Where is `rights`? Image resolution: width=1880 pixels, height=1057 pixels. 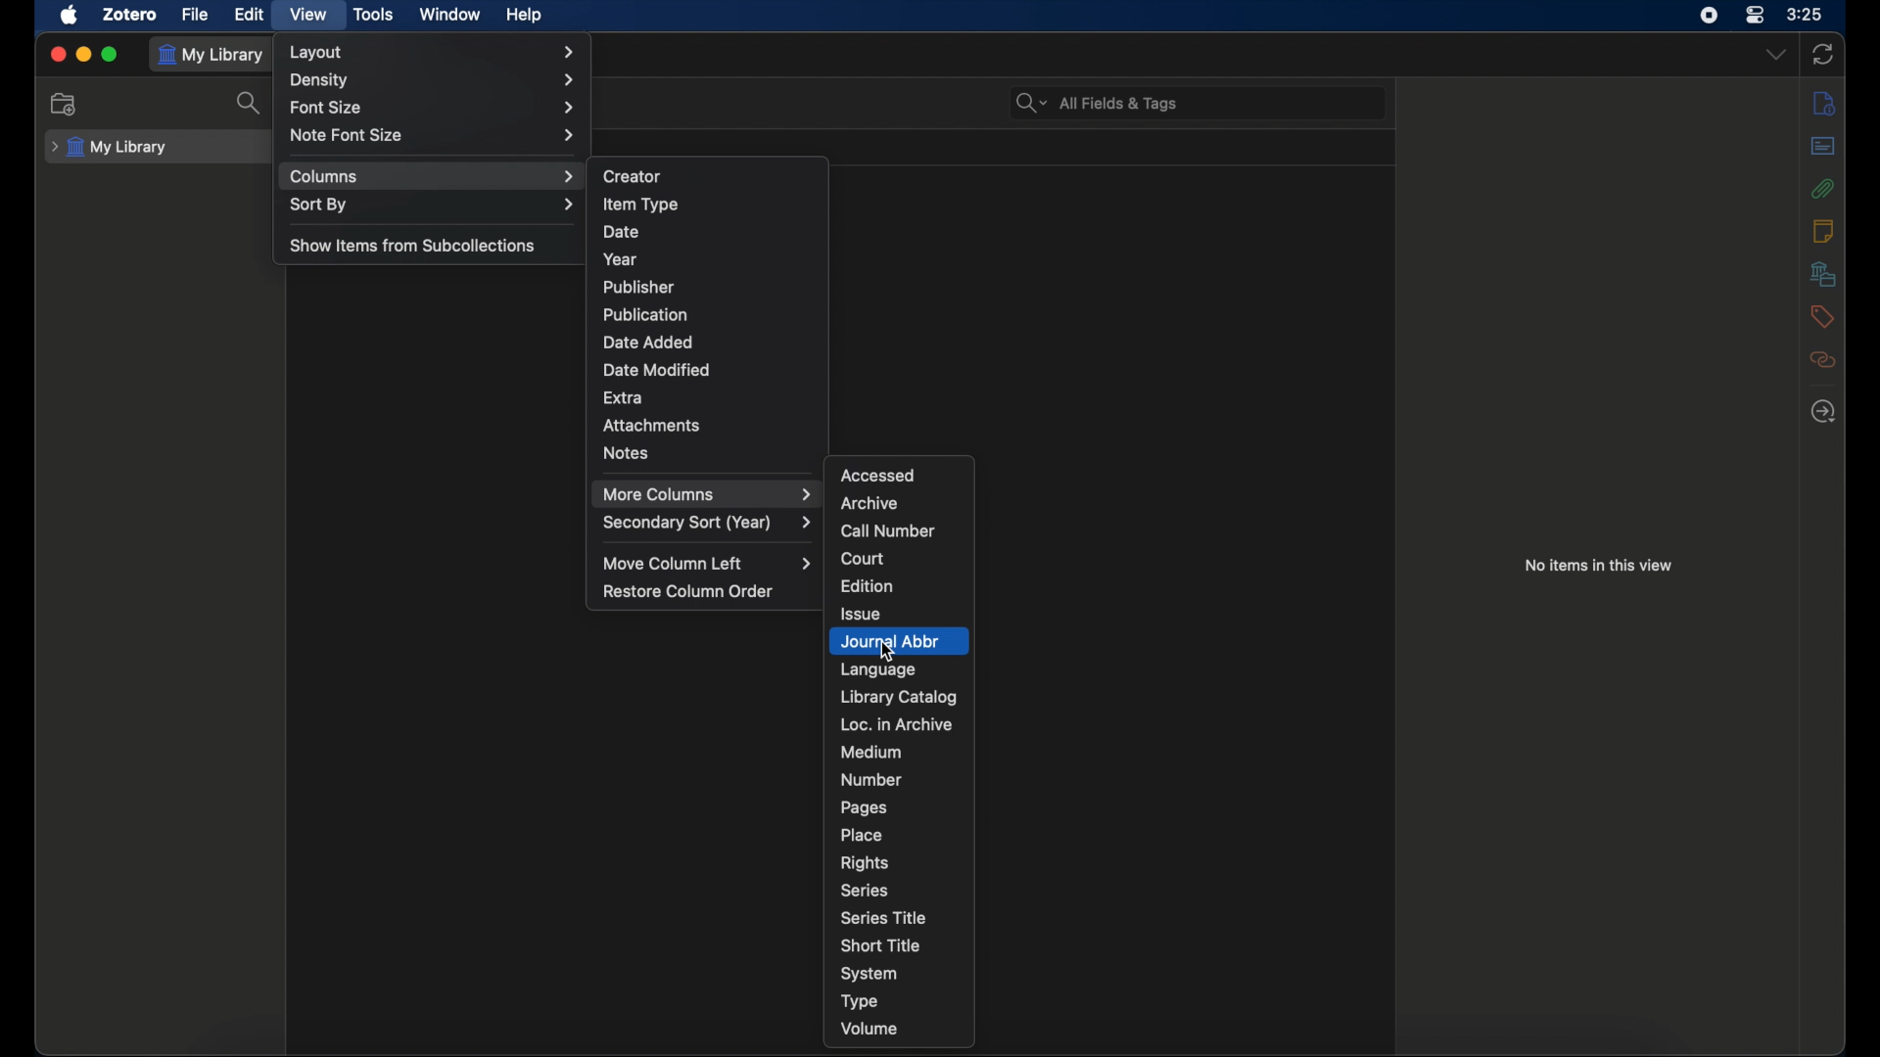
rights is located at coordinates (864, 863).